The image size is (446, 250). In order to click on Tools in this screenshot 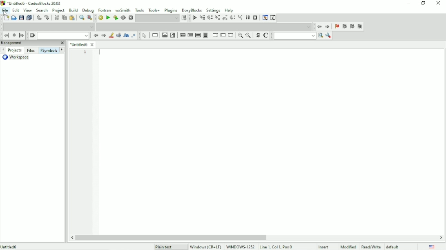, I will do `click(139, 10)`.